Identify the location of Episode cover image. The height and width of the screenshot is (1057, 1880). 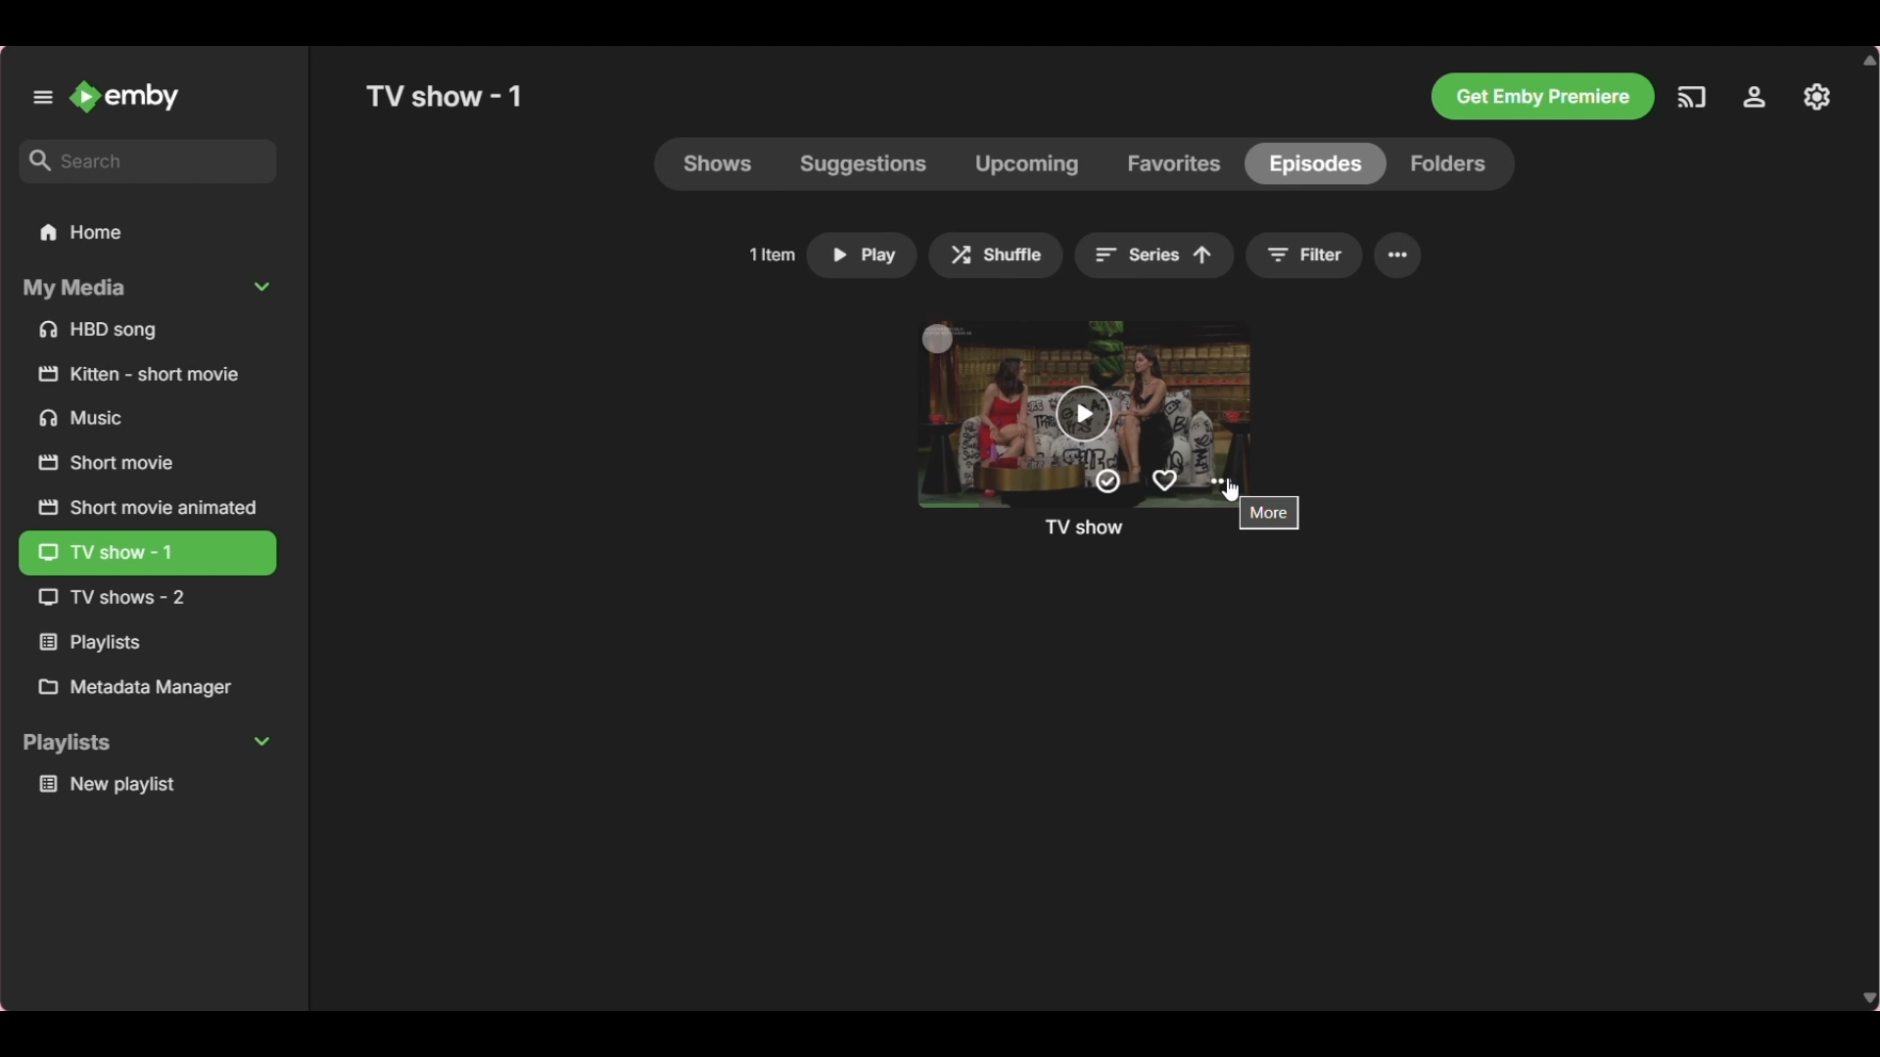
(1104, 392).